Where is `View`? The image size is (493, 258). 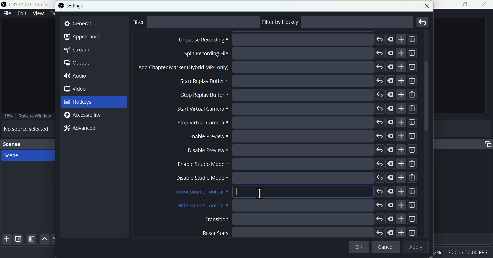 View is located at coordinates (37, 14).